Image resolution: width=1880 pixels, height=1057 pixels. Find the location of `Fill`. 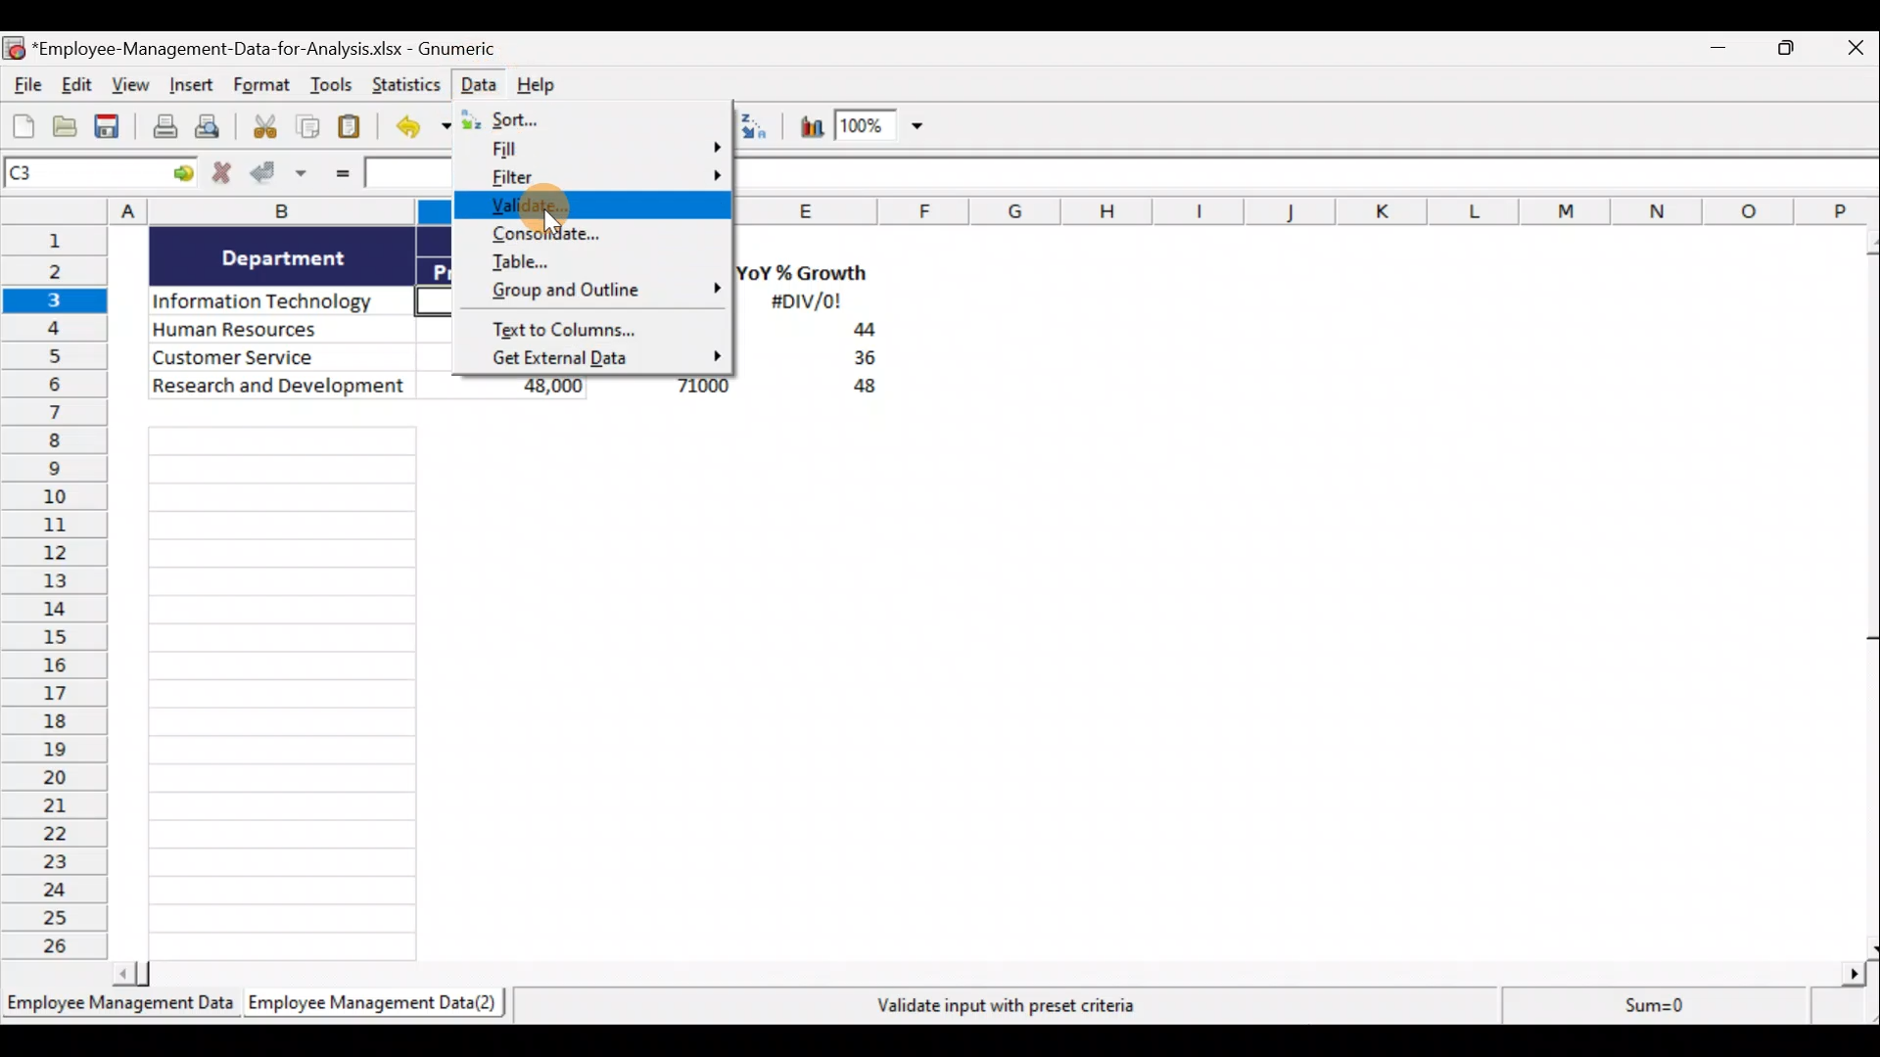

Fill is located at coordinates (603, 154).